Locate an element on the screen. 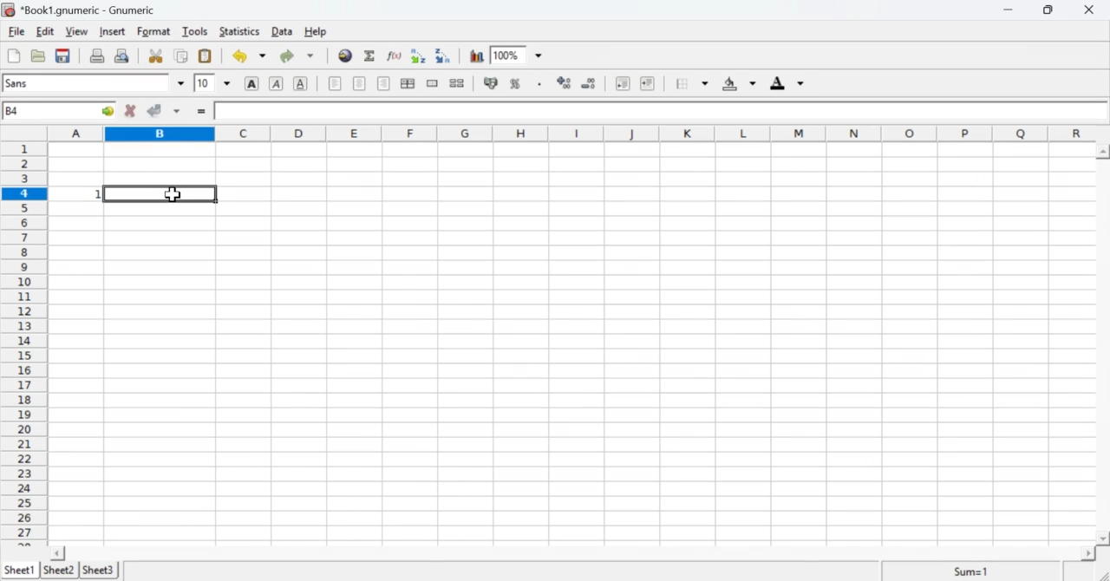  Active Cell is located at coordinates (58, 111).